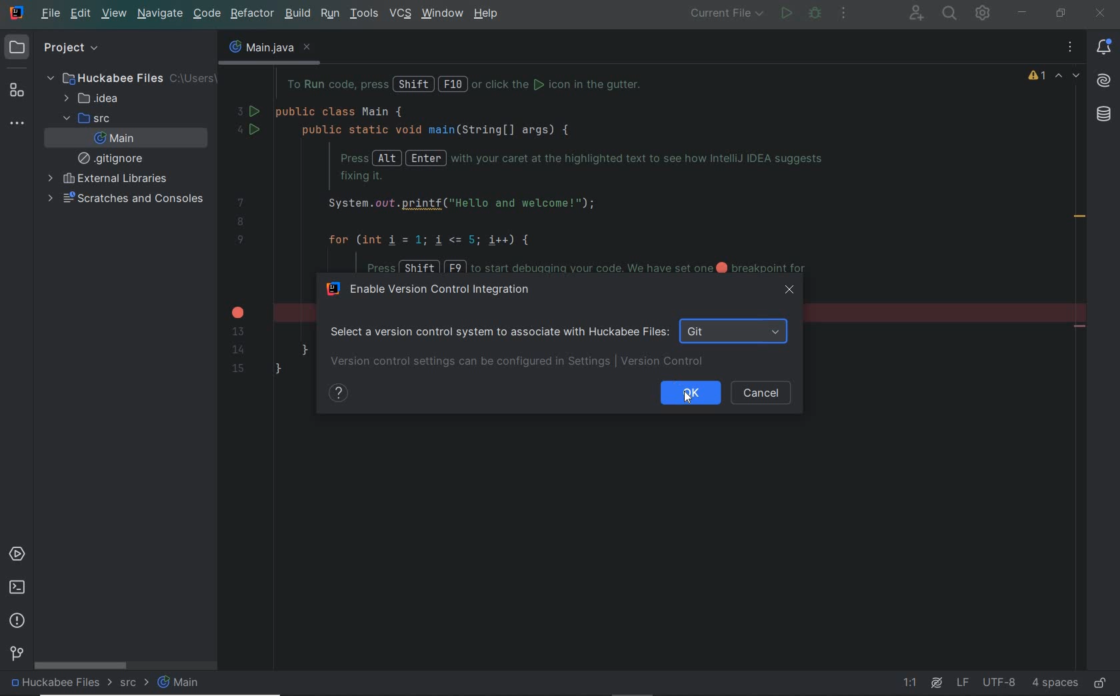 The height and width of the screenshot is (696, 1120). Describe the element at coordinates (364, 14) in the screenshot. I see `tools` at that location.